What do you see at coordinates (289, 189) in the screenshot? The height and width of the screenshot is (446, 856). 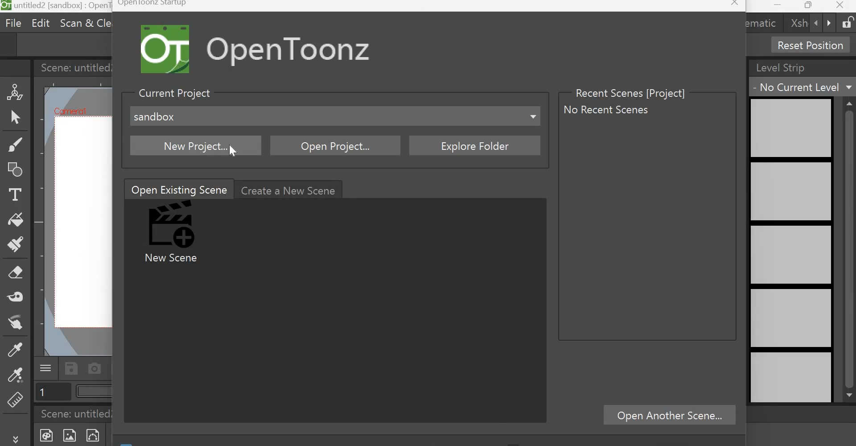 I see `Create a new scene` at bounding box center [289, 189].